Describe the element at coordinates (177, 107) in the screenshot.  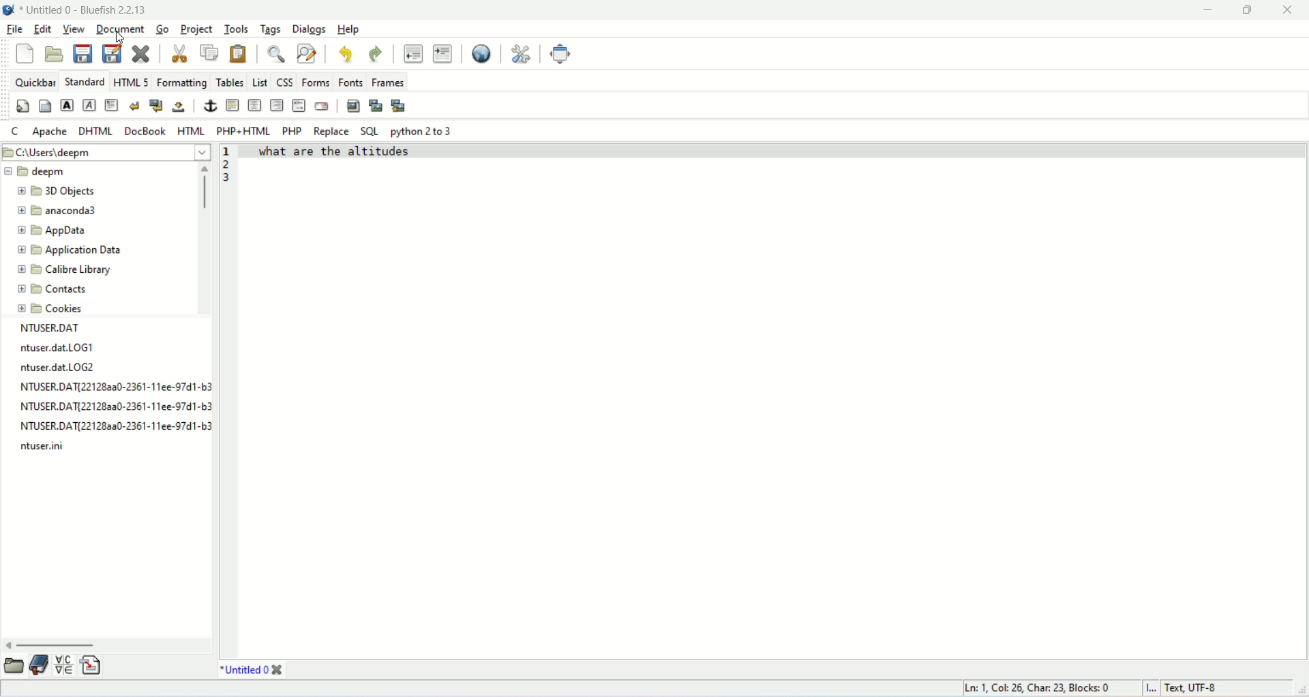
I see `non-breaking space` at that location.